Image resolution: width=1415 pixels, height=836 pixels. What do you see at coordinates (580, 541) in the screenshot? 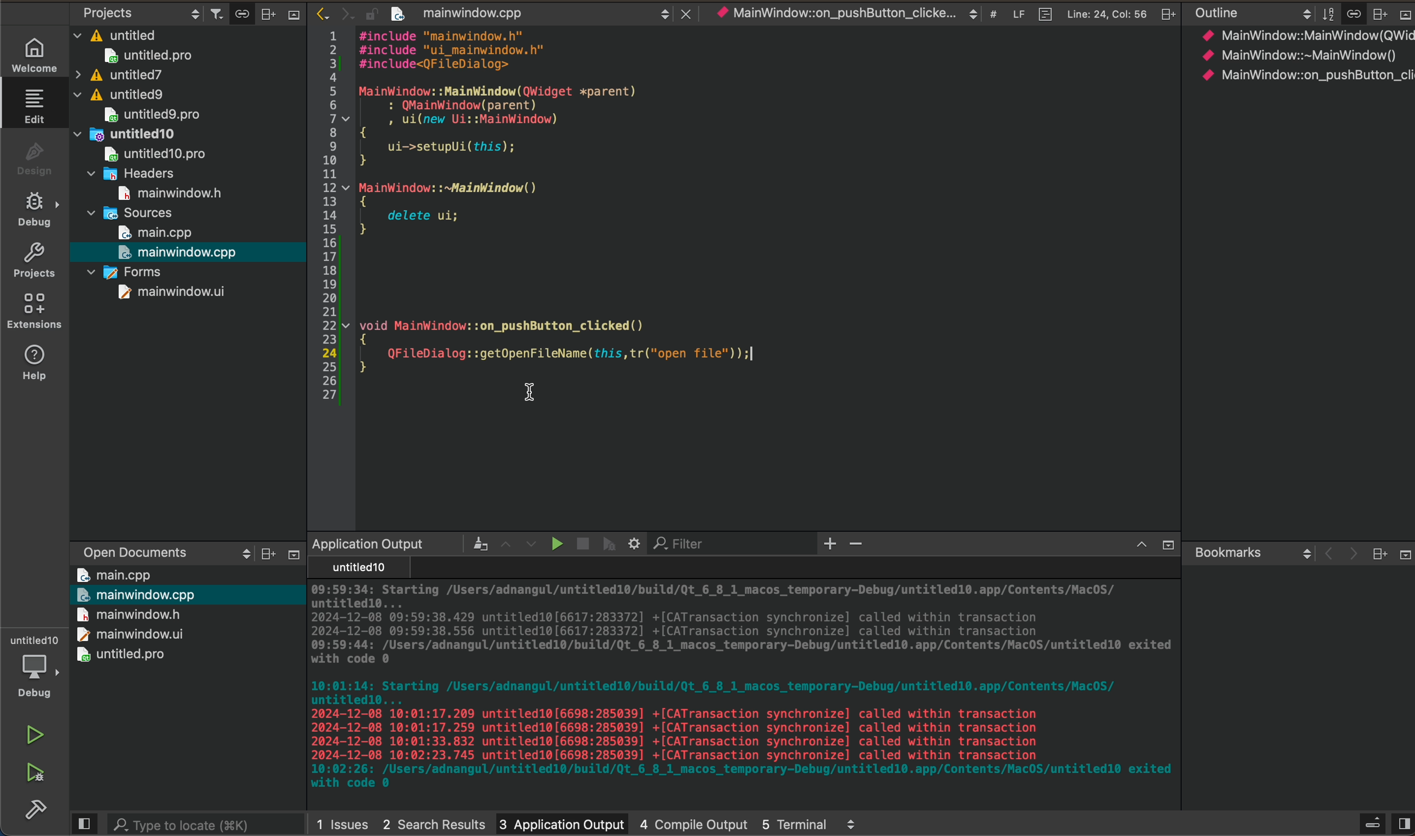
I see `stop` at bounding box center [580, 541].